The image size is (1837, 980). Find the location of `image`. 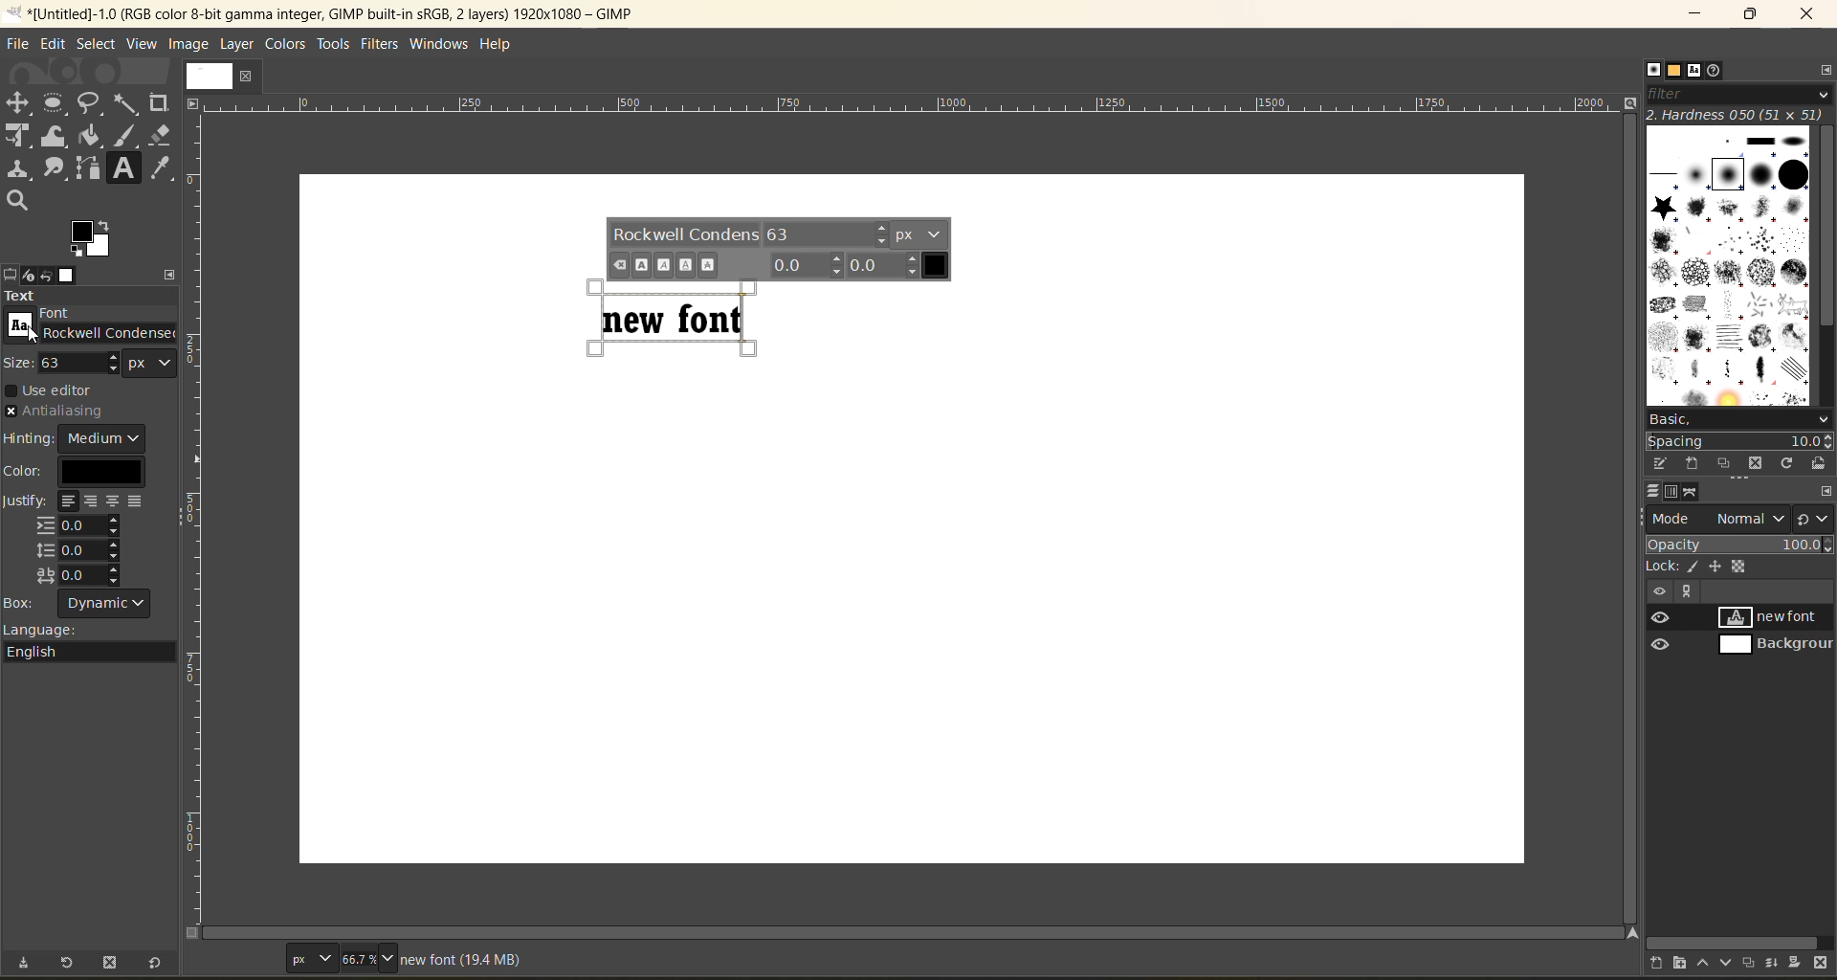

image is located at coordinates (191, 44).